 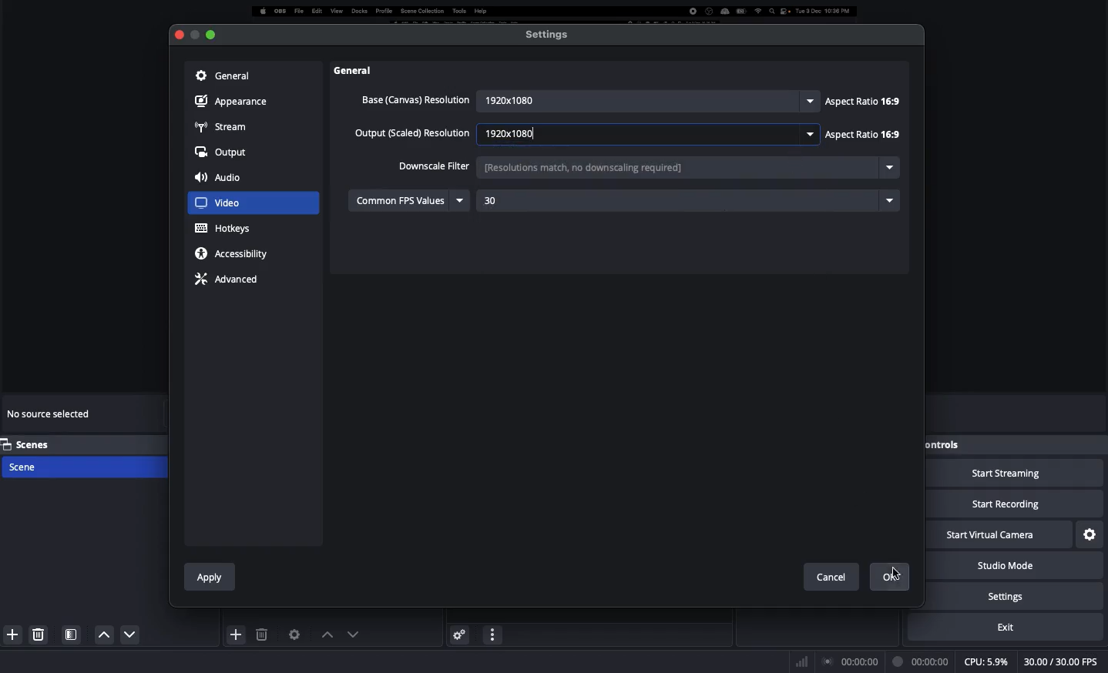 I want to click on w Aspect Ratio 16:9, so click(x=862, y=102).